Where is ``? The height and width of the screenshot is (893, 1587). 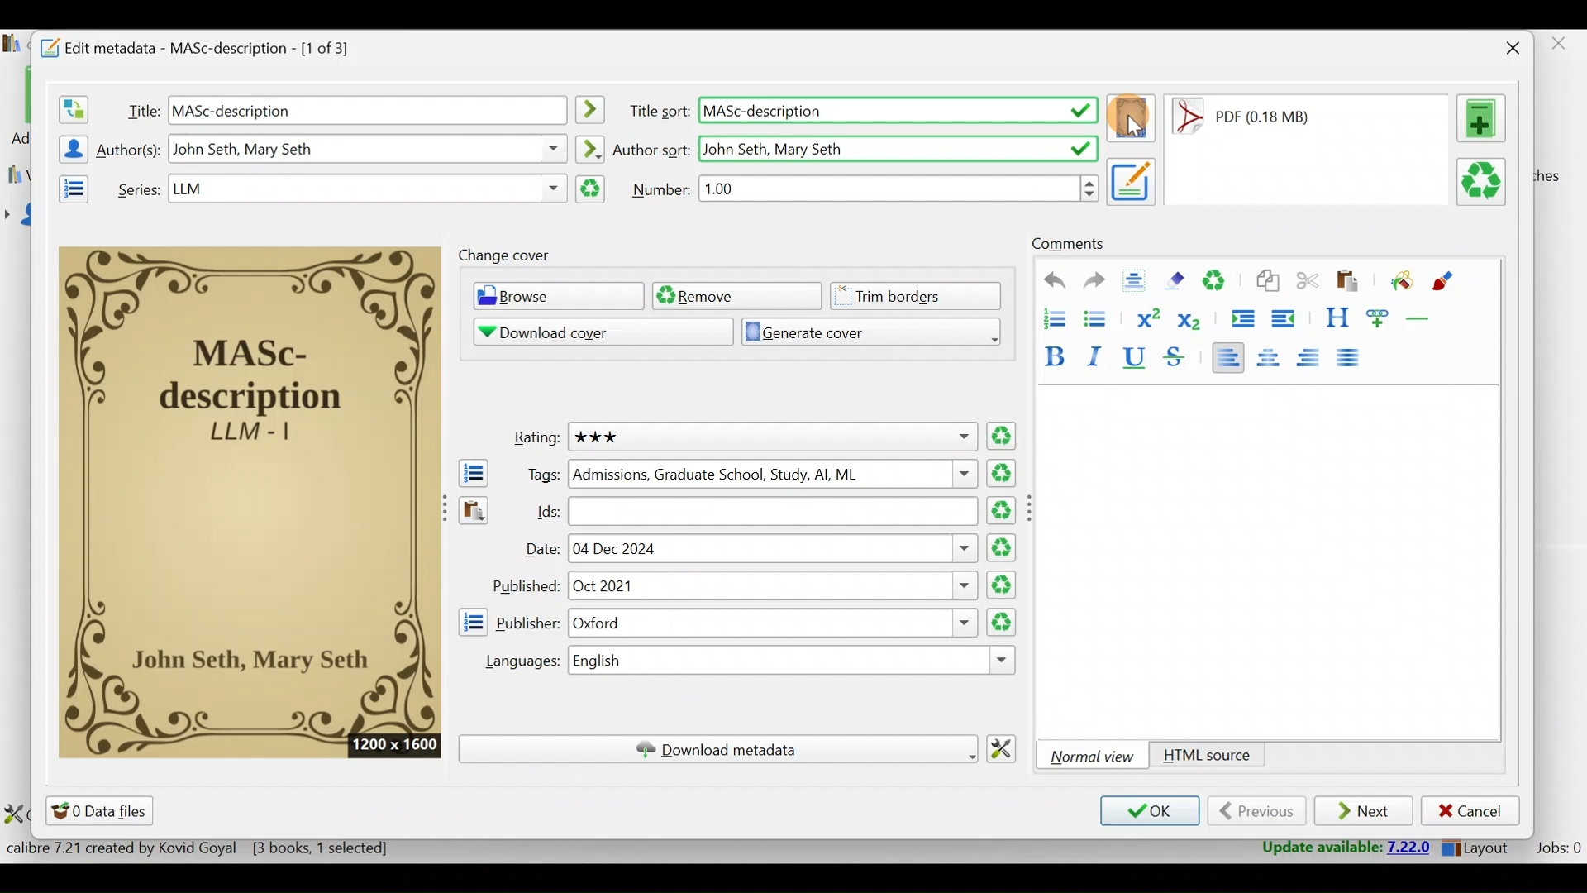
 is located at coordinates (898, 112).